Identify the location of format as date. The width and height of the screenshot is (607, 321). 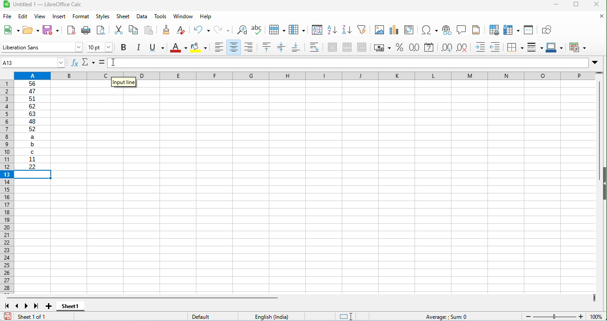
(429, 47).